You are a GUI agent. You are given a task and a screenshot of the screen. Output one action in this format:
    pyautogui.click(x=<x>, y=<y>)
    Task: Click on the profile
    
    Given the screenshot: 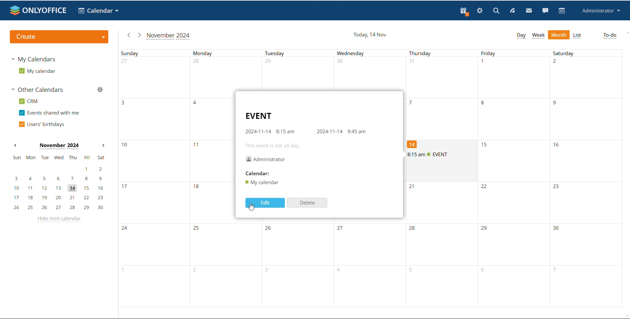 What is the action you would take?
    pyautogui.click(x=600, y=11)
    